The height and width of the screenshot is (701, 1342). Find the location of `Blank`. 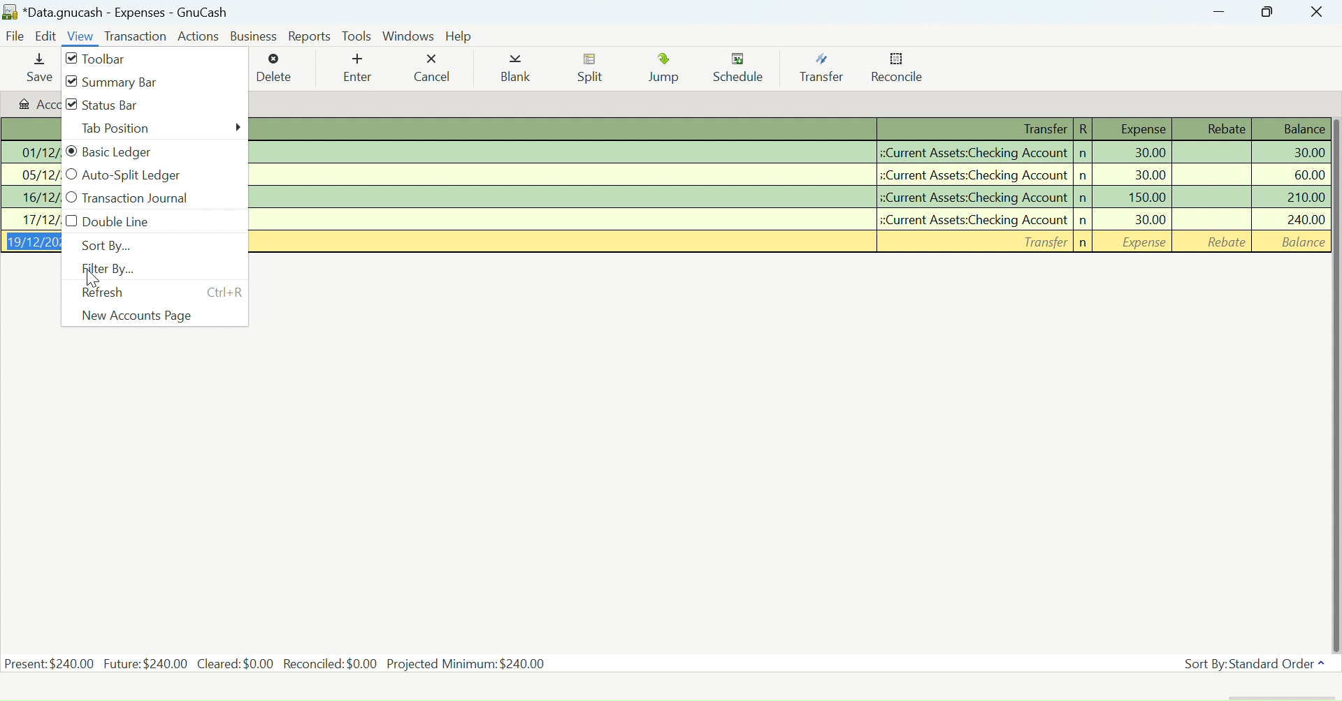

Blank is located at coordinates (516, 71).